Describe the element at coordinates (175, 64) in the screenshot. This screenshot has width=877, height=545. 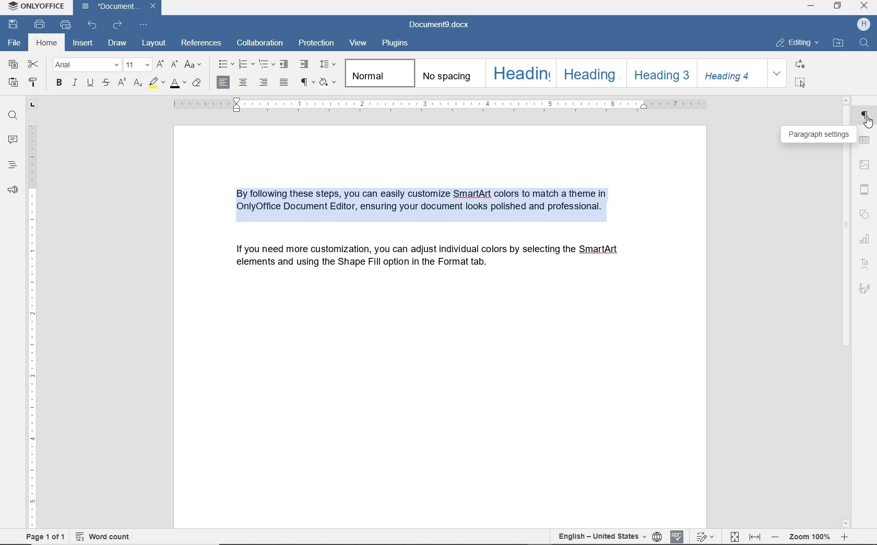
I see `decrement font size` at that location.